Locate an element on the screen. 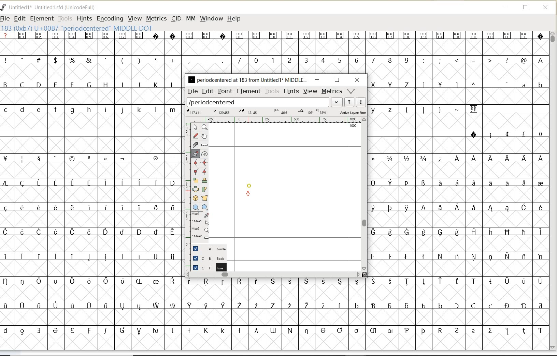 This screenshot has width=557, height=356. active layer is located at coordinates (276, 112).